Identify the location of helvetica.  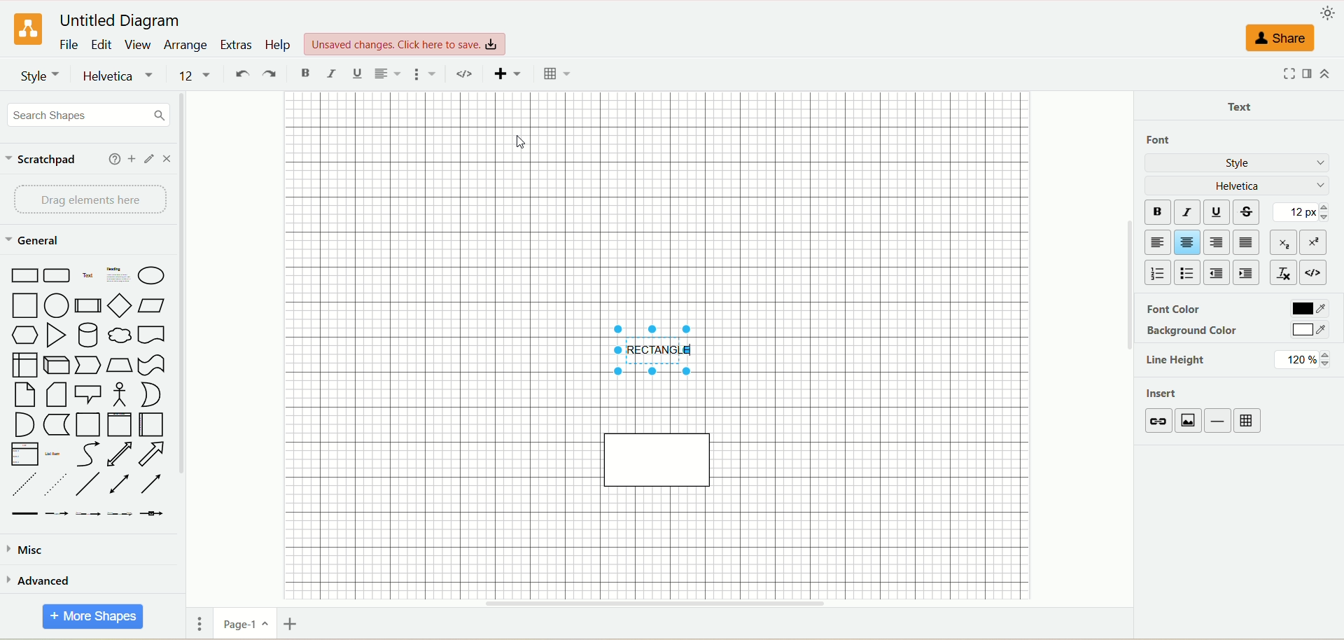
(1241, 185).